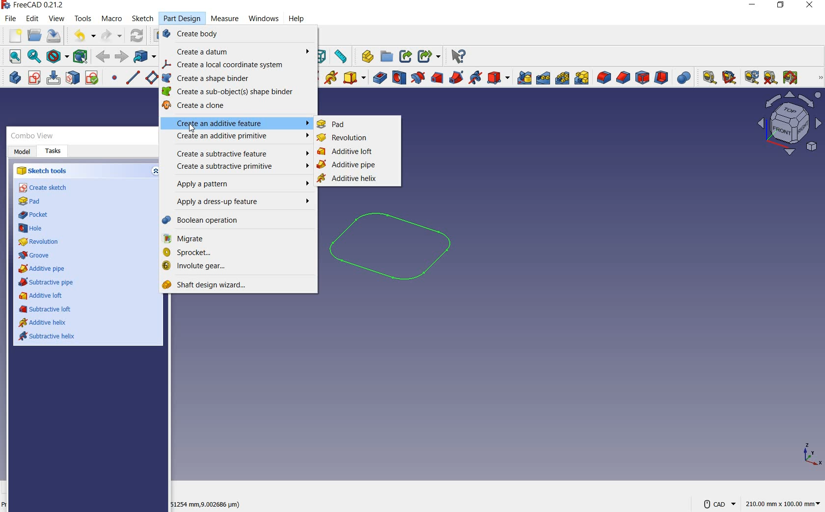 The height and width of the screenshot is (512, 825). I want to click on Share, so click(407, 56).